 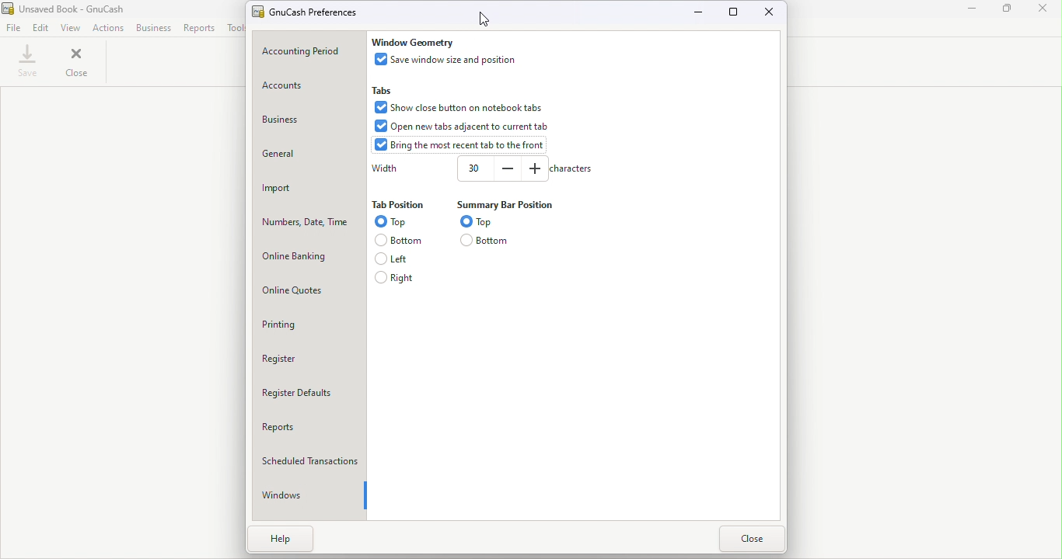 What do you see at coordinates (700, 12) in the screenshot?
I see `Minimize` at bounding box center [700, 12].